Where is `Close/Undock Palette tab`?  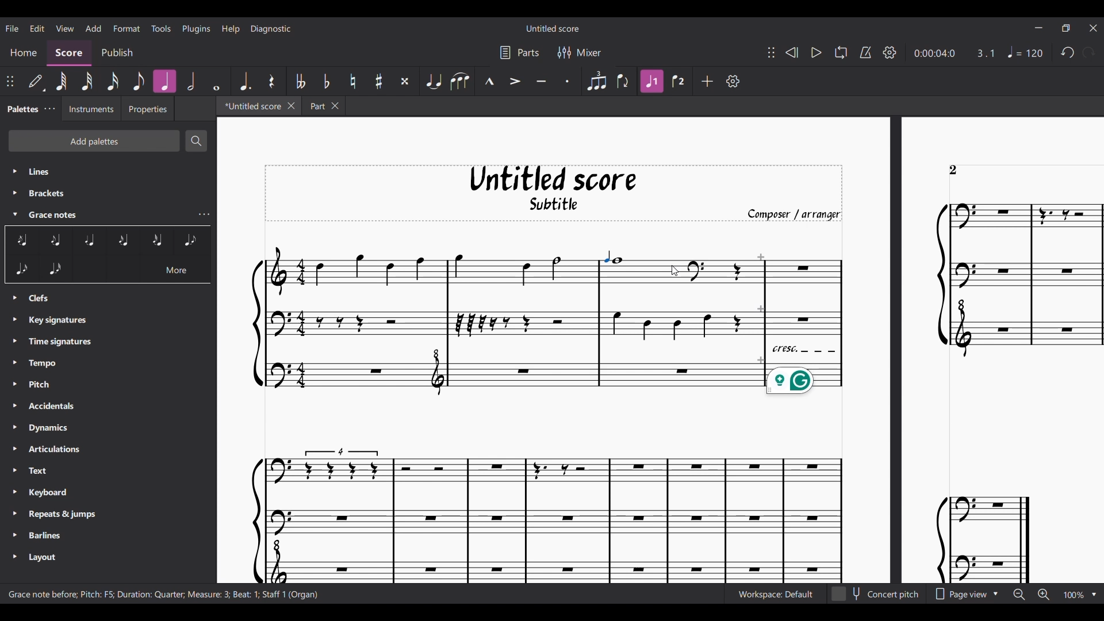
Close/Undock Palette tab is located at coordinates (49, 109).